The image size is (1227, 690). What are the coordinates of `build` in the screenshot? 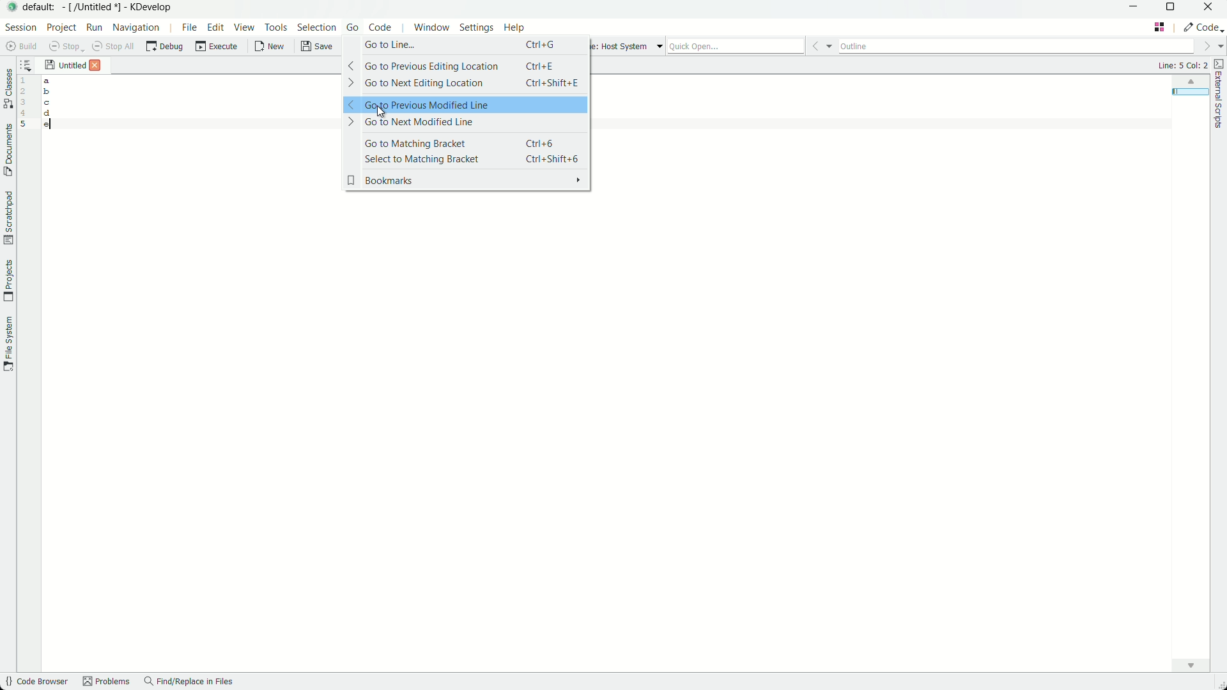 It's located at (19, 47).